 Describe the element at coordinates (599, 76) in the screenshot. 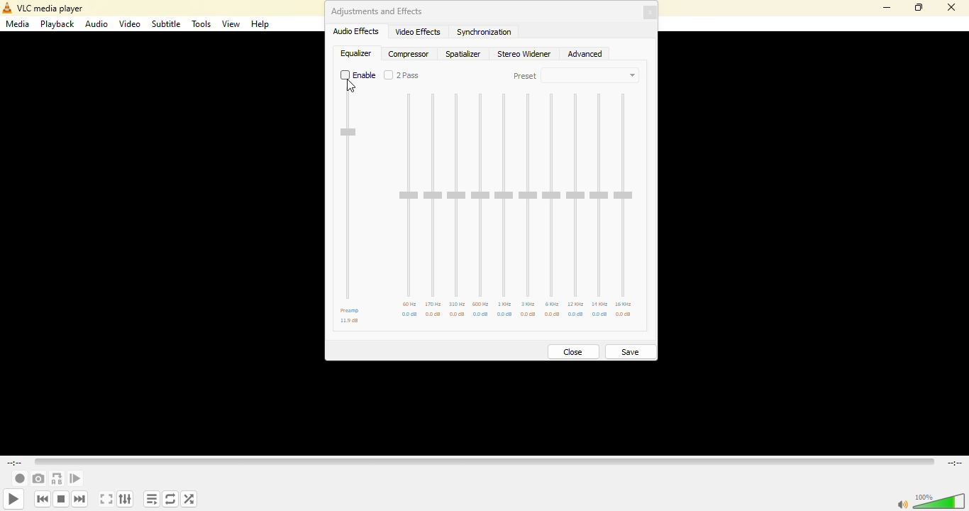

I see `drop down` at that location.